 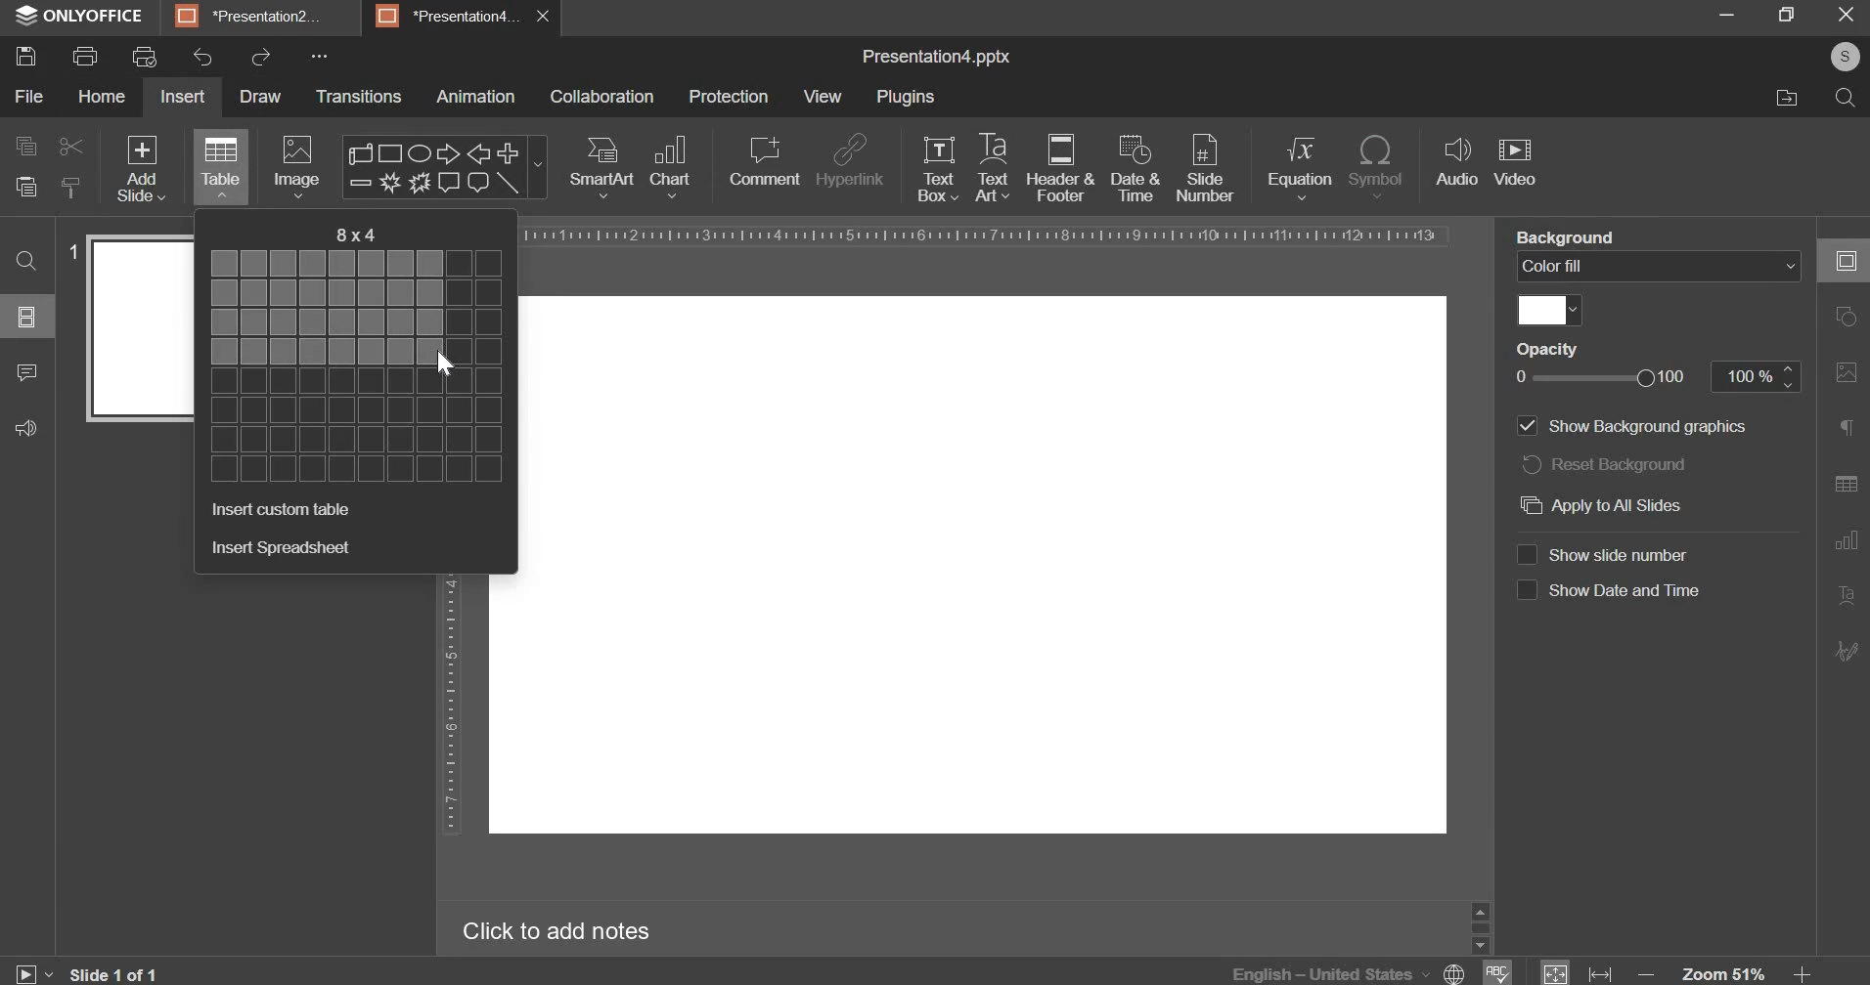 I want to click on more, so click(x=325, y=57).